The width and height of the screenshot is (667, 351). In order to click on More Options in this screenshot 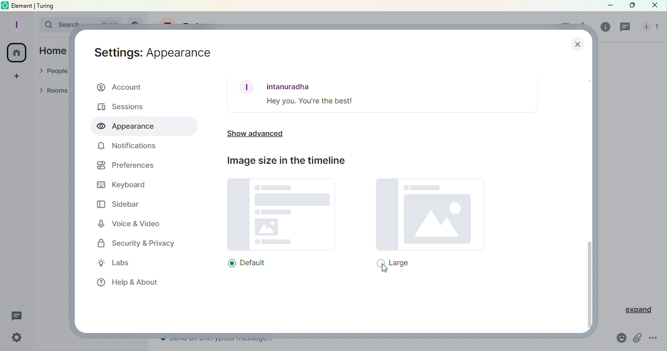, I will do `click(654, 340)`.